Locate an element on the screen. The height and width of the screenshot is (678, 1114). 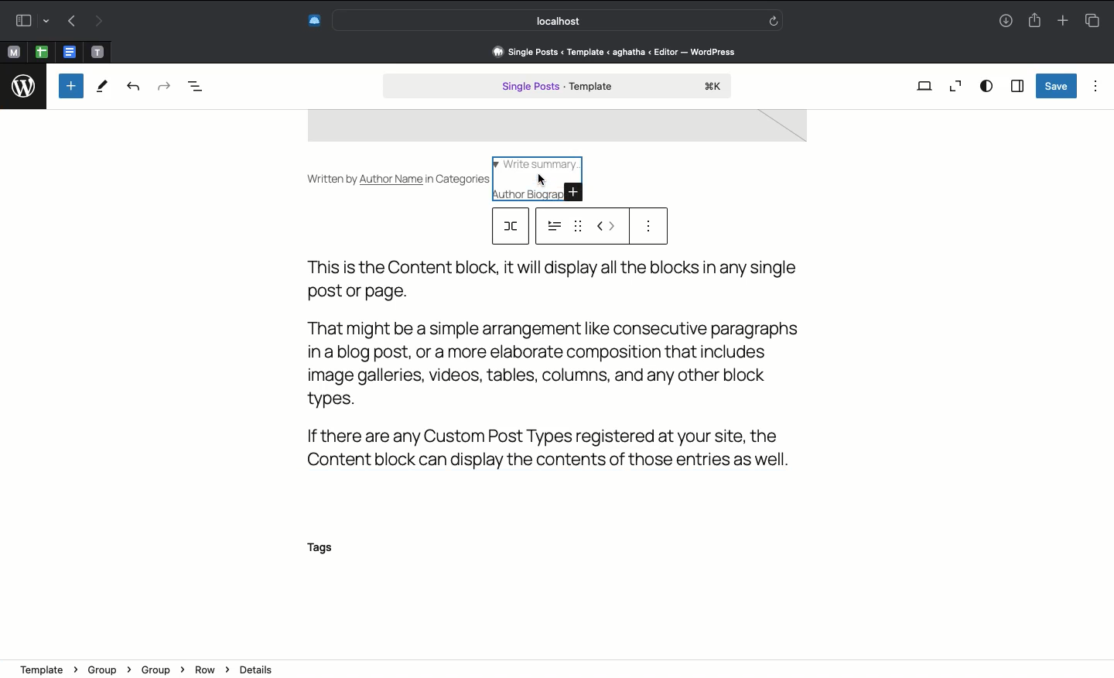
row is located at coordinates (510, 226).